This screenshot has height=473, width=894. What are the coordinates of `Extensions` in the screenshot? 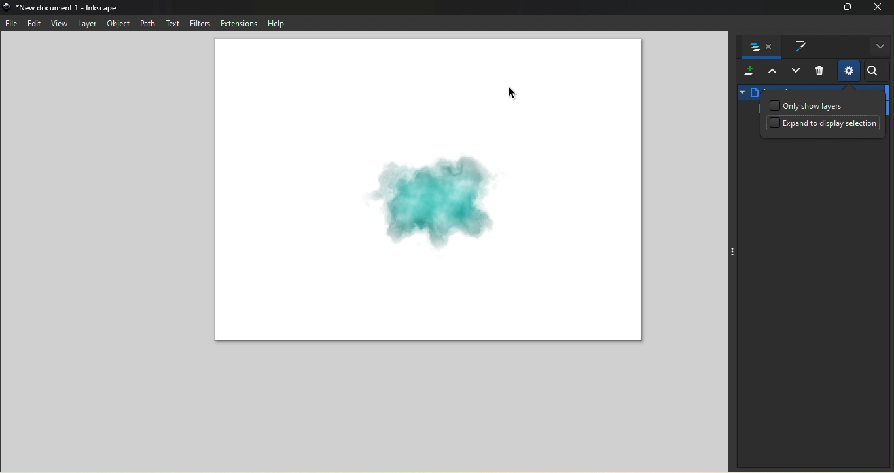 It's located at (238, 23).